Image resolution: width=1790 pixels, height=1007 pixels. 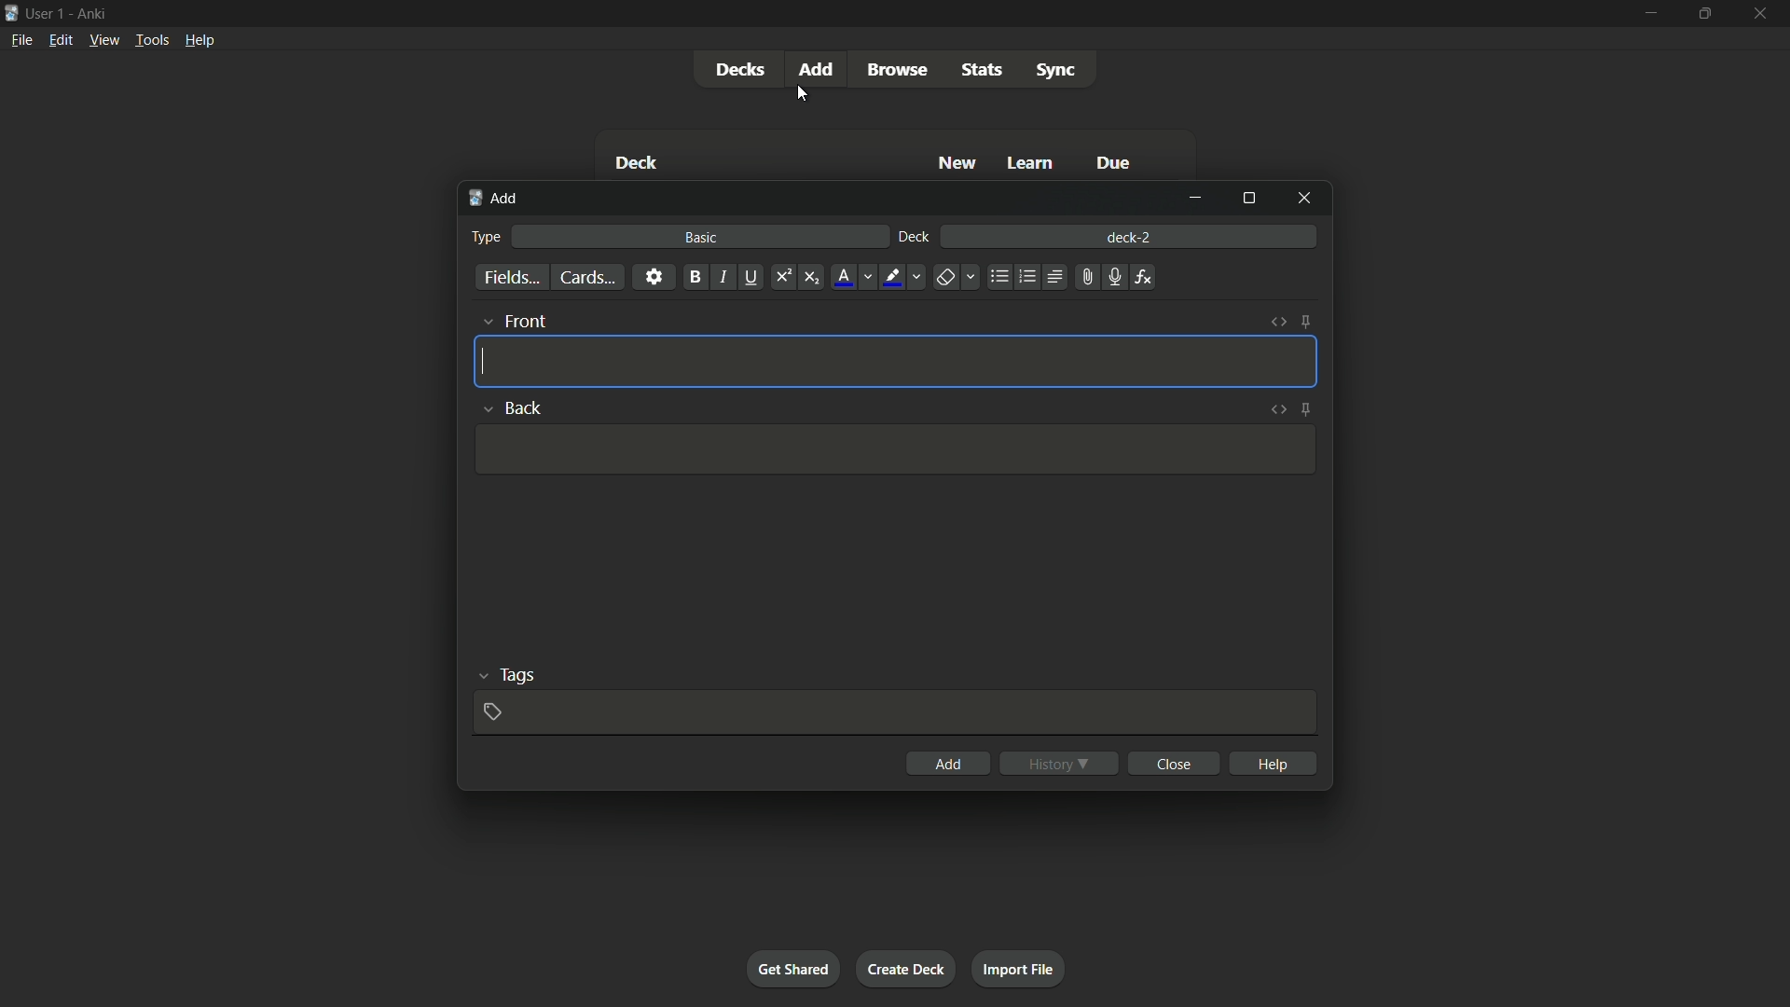 What do you see at coordinates (783, 278) in the screenshot?
I see `superscript` at bounding box center [783, 278].